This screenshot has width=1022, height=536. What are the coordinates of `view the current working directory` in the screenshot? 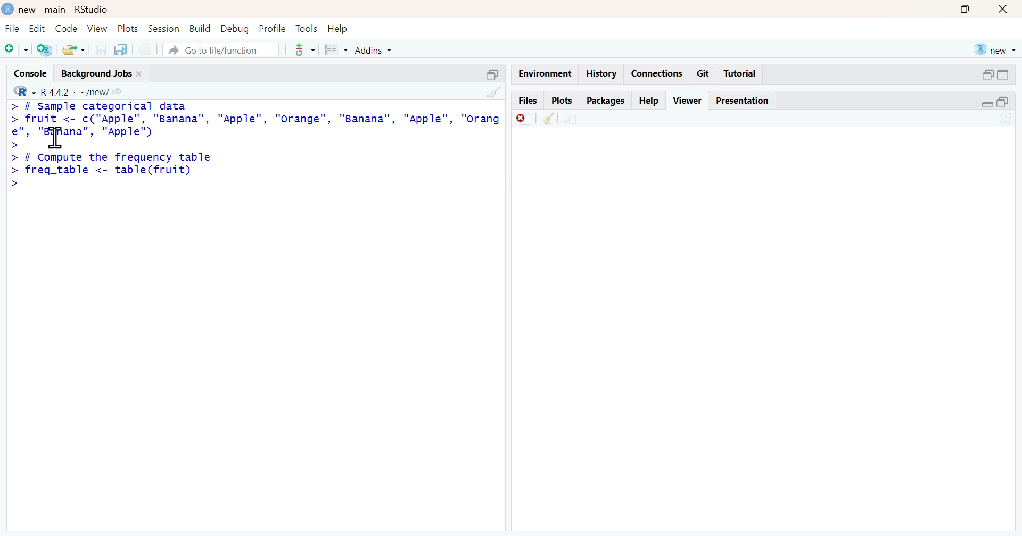 It's located at (118, 93).